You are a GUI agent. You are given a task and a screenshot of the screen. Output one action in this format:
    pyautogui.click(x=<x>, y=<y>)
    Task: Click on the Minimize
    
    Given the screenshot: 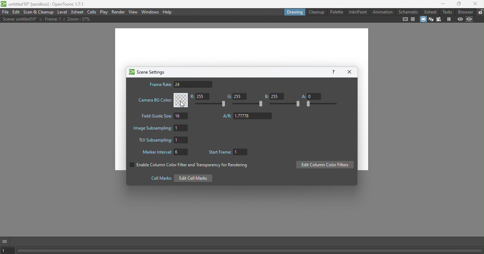 What is the action you would take?
    pyautogui.click(x=441, y=5)
    